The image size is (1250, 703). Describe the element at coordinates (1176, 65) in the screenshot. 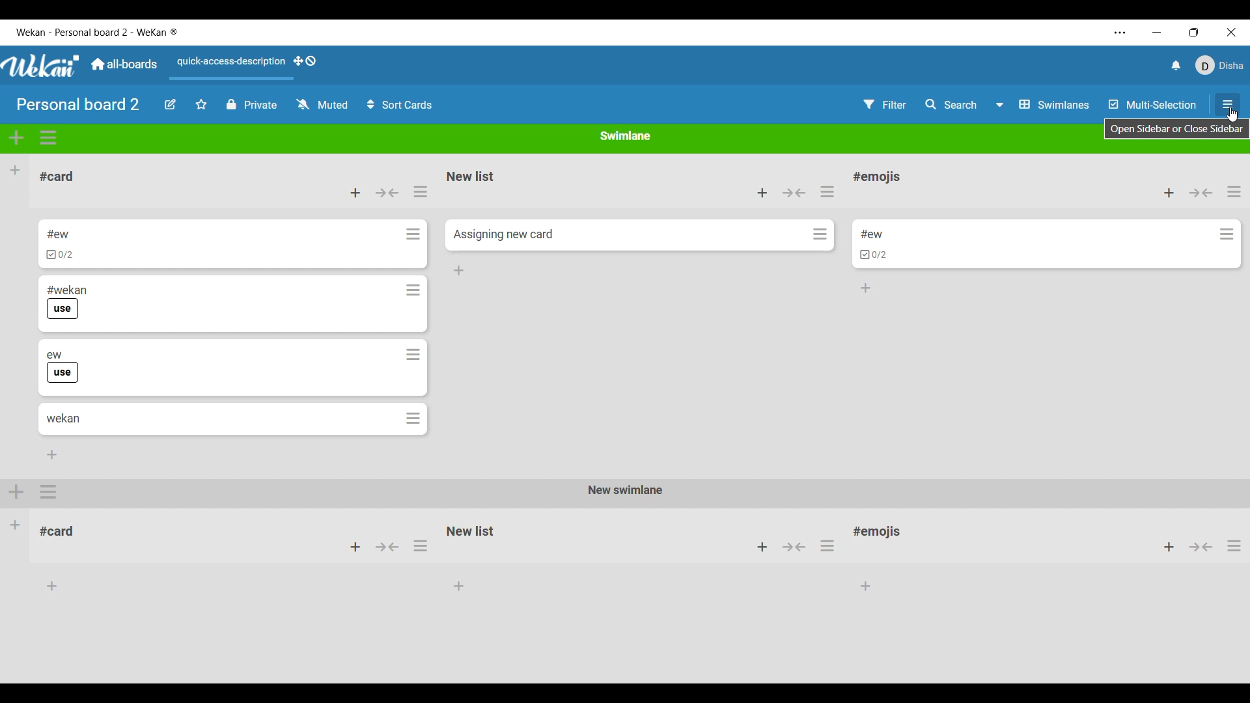

I see `Notifications` at that location.